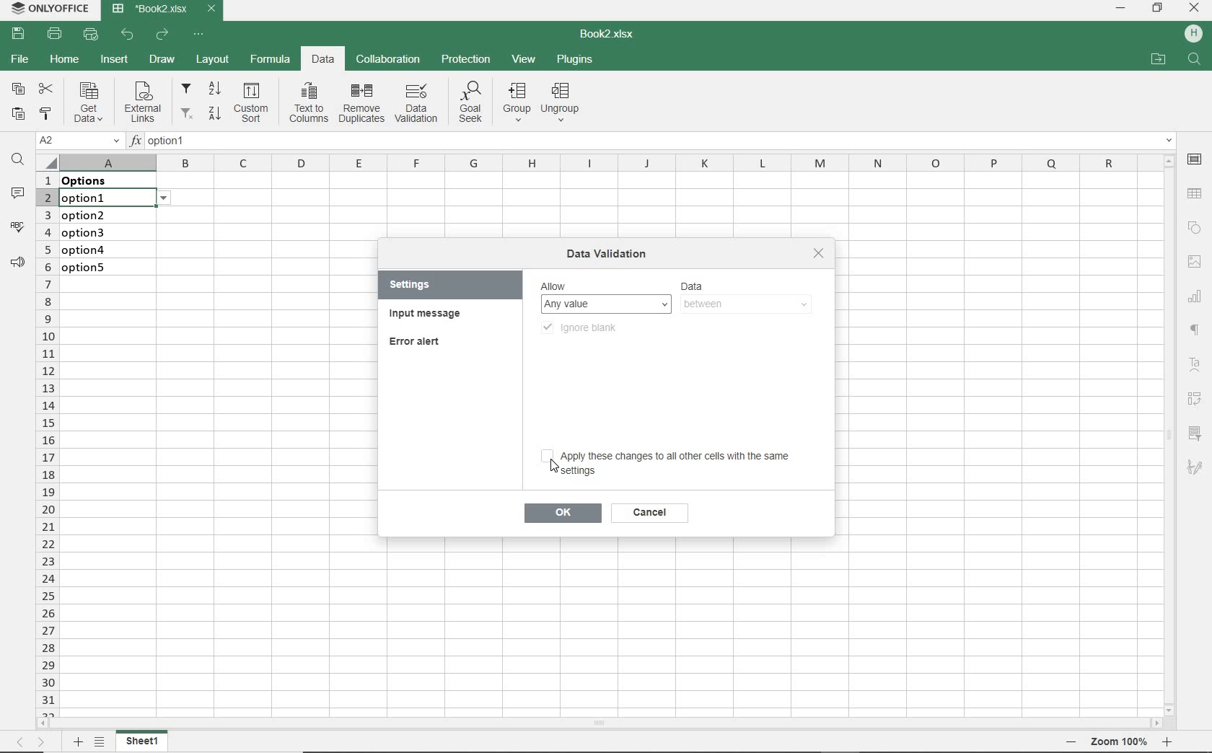  What do you see at coordinates (78, 743) in the screenshot?
I see `ADD SHEET` at bounding box center [78, 743].